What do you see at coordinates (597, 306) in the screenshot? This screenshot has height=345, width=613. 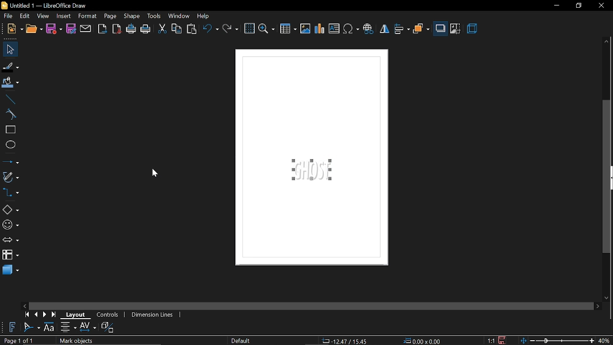 I see `move right` at bounding box center [597, 306].